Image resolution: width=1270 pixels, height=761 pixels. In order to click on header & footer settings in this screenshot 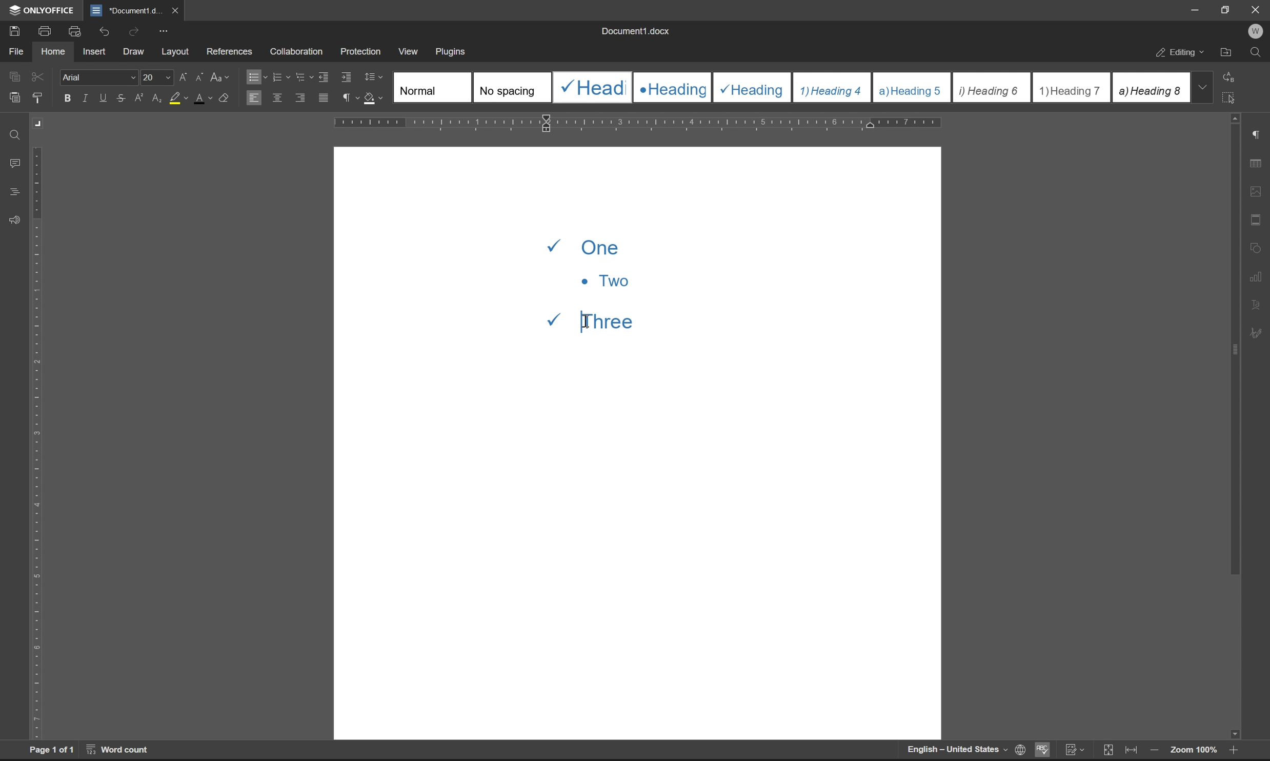, I will do `click(1255, 219)`.